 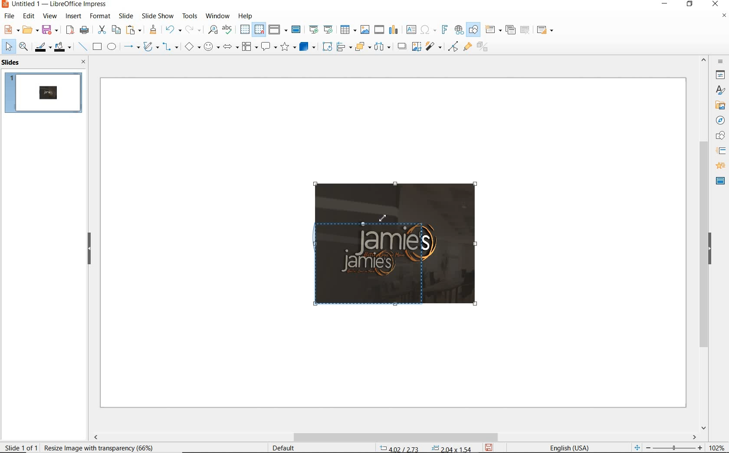 I want to click on minimize, so click(x=666, y=5).